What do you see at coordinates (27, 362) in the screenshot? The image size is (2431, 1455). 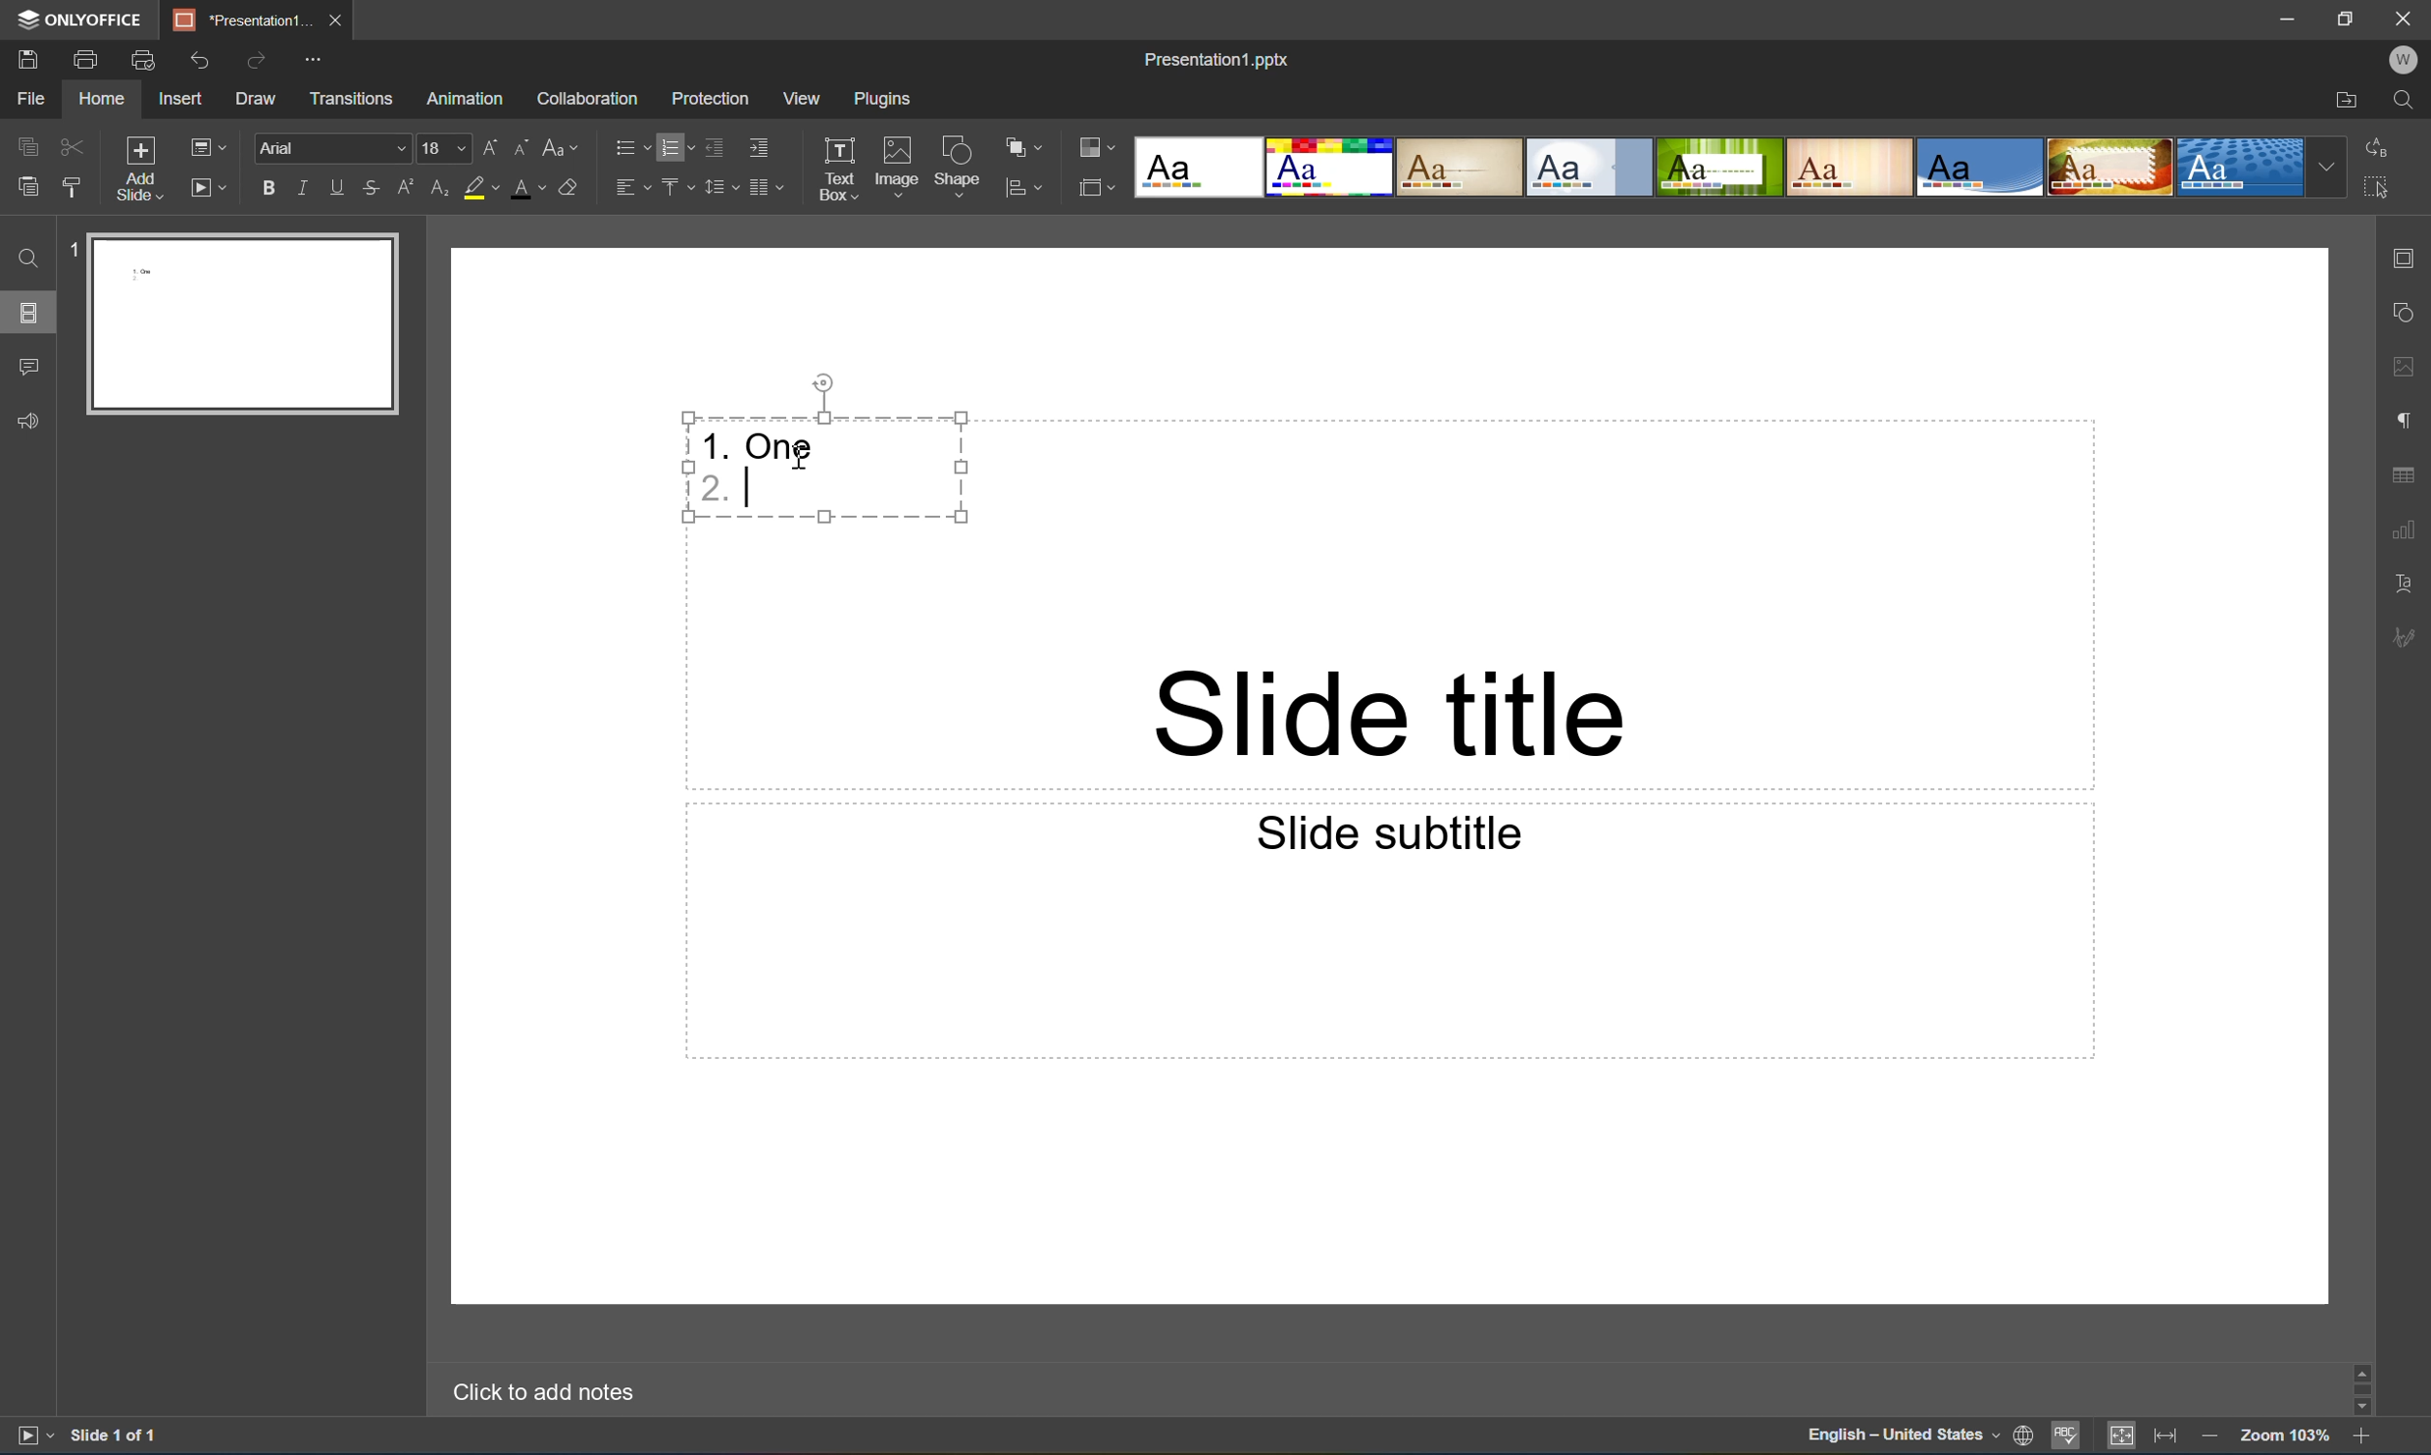 I see `Comments` at bounding box center [27, 362].